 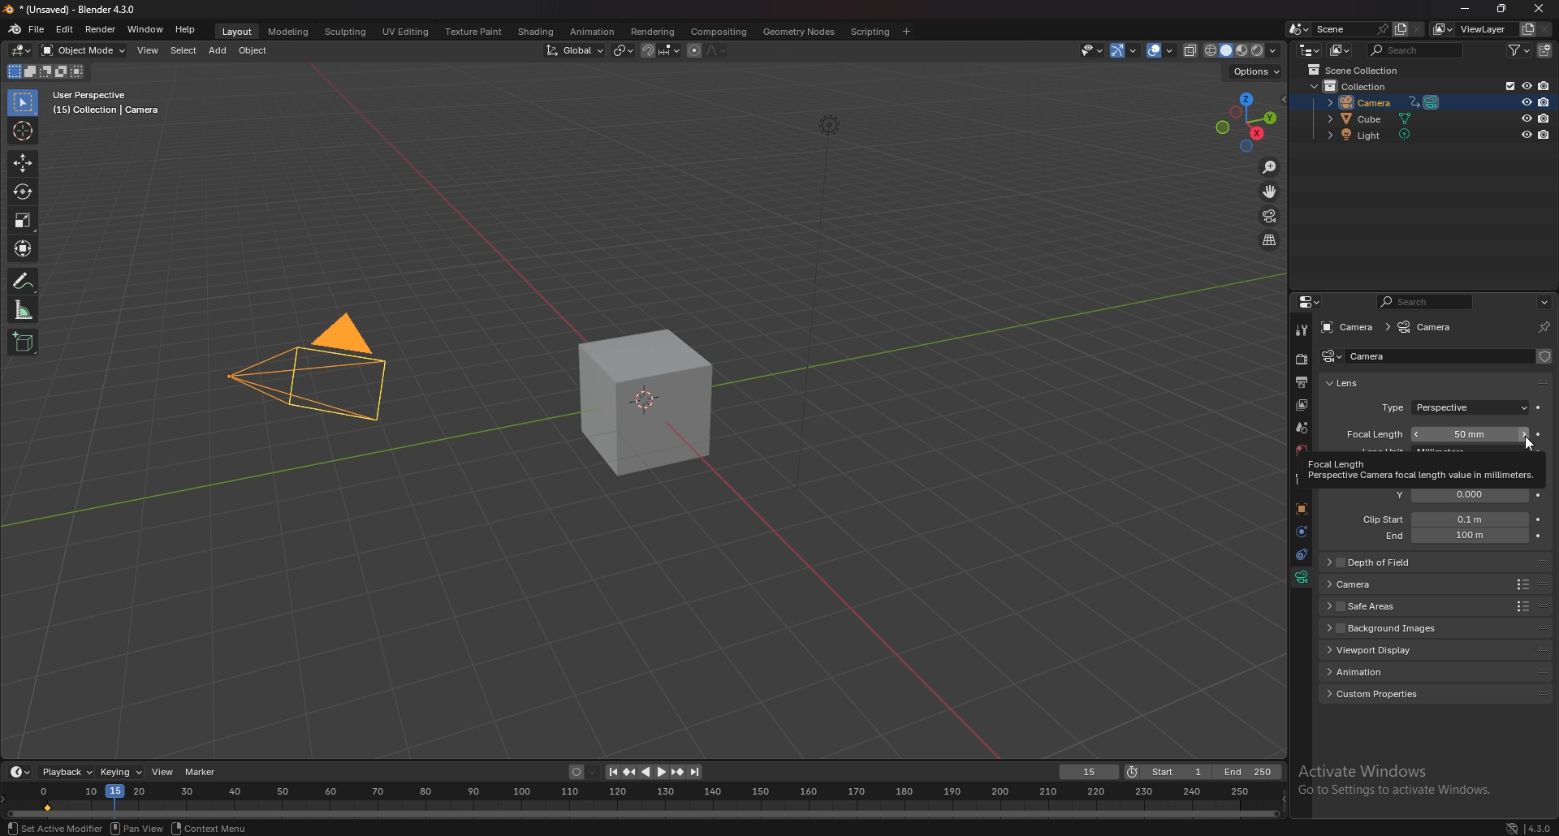 What do you see at coordinates (38, 30) in the screenshot?
I see `file` at bounding box center [38, 30].